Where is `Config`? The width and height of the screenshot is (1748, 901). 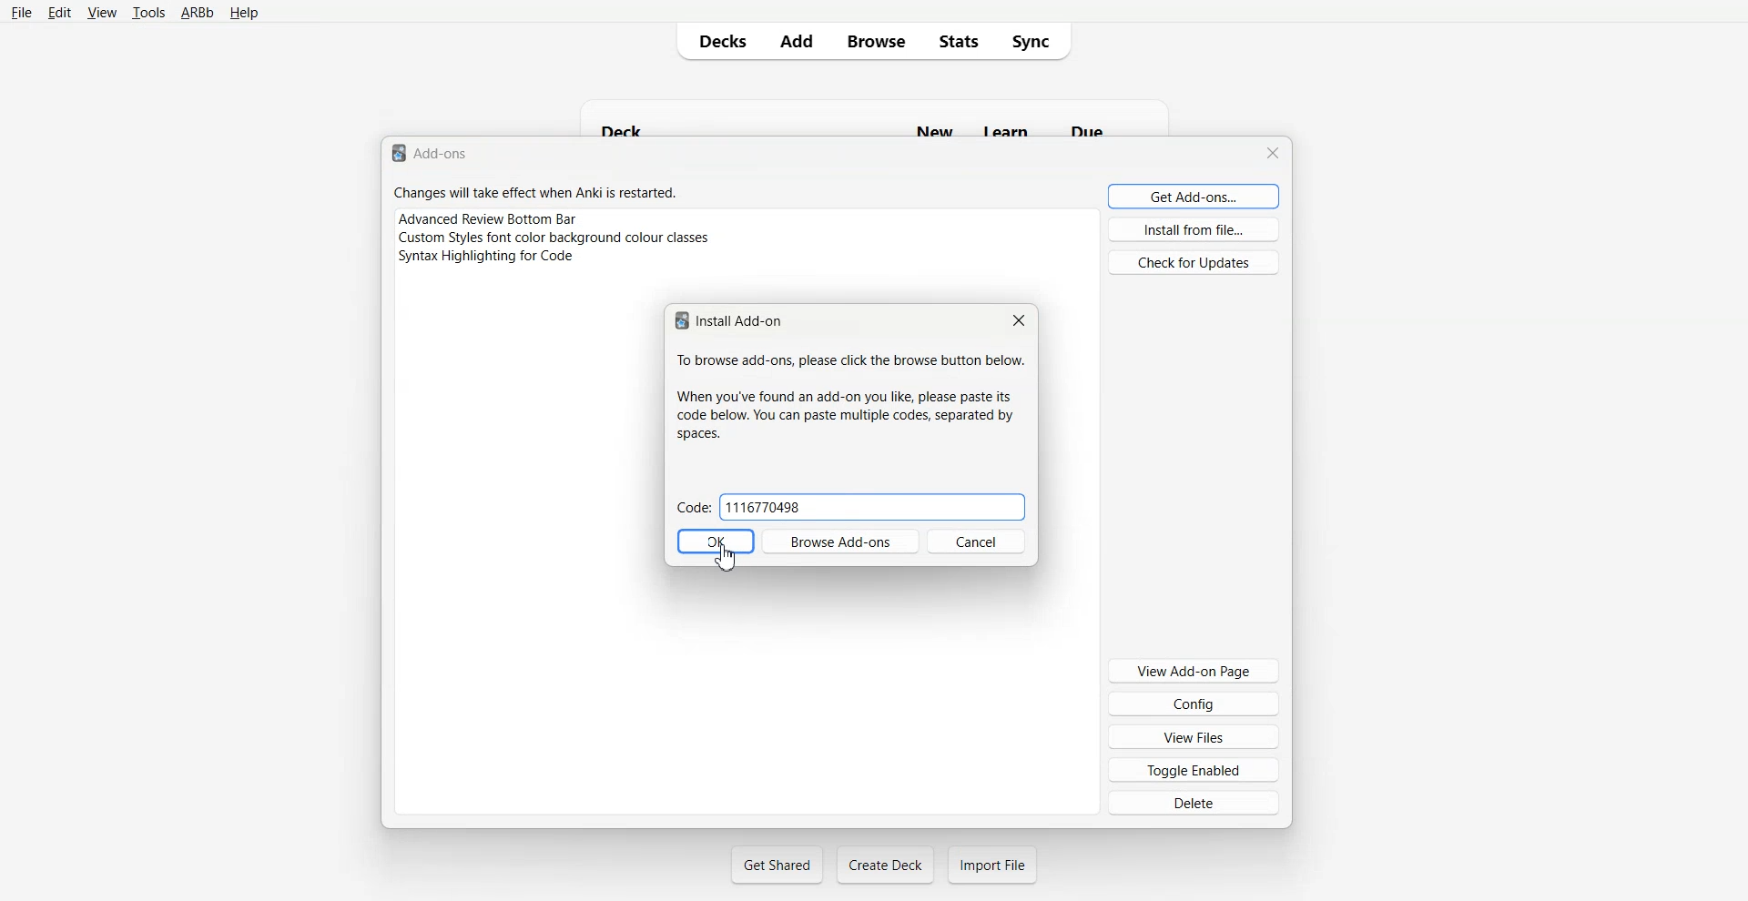
Config is located at coordinates (1195, 703).